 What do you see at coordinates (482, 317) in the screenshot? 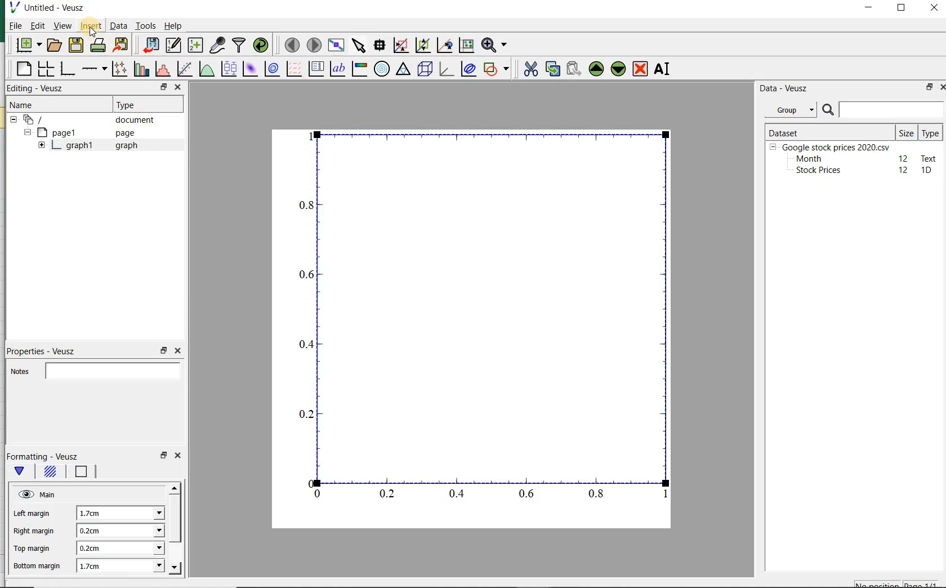
I see `graph` at bounding box center [482, 317].